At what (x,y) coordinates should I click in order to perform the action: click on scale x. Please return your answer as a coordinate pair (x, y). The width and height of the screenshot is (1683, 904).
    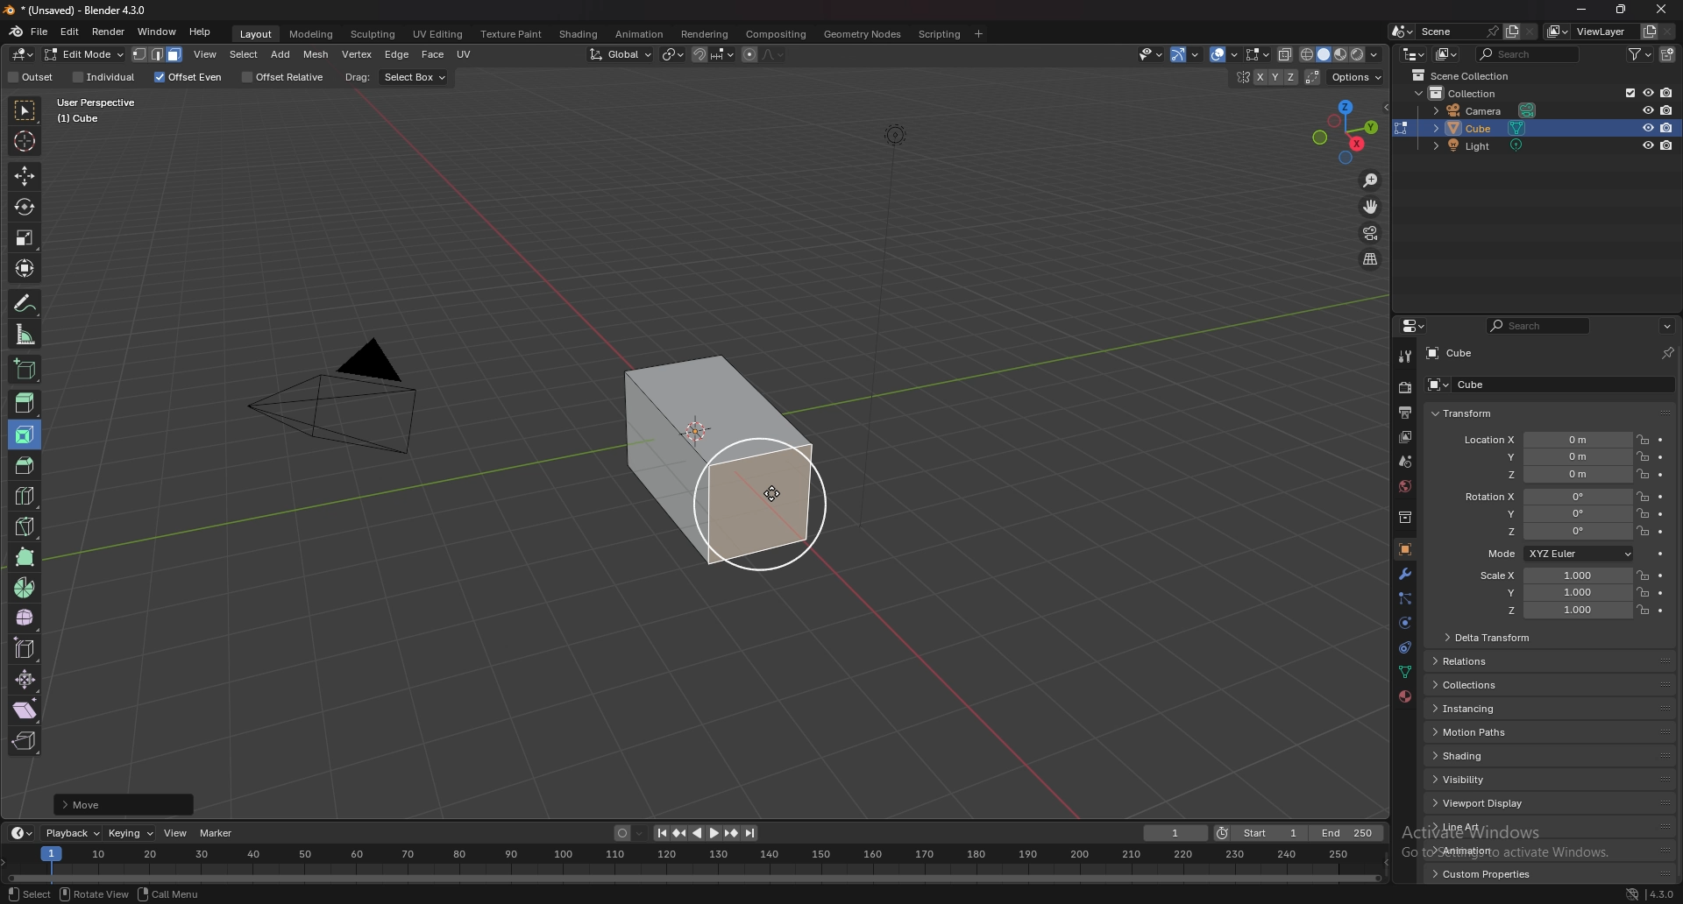
    Looking at the image, I should click on (1549, 576).